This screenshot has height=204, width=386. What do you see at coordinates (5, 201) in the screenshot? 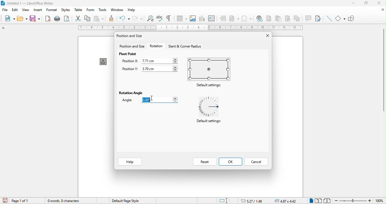
I see `click to save the document` at bounding box center [5, 201].